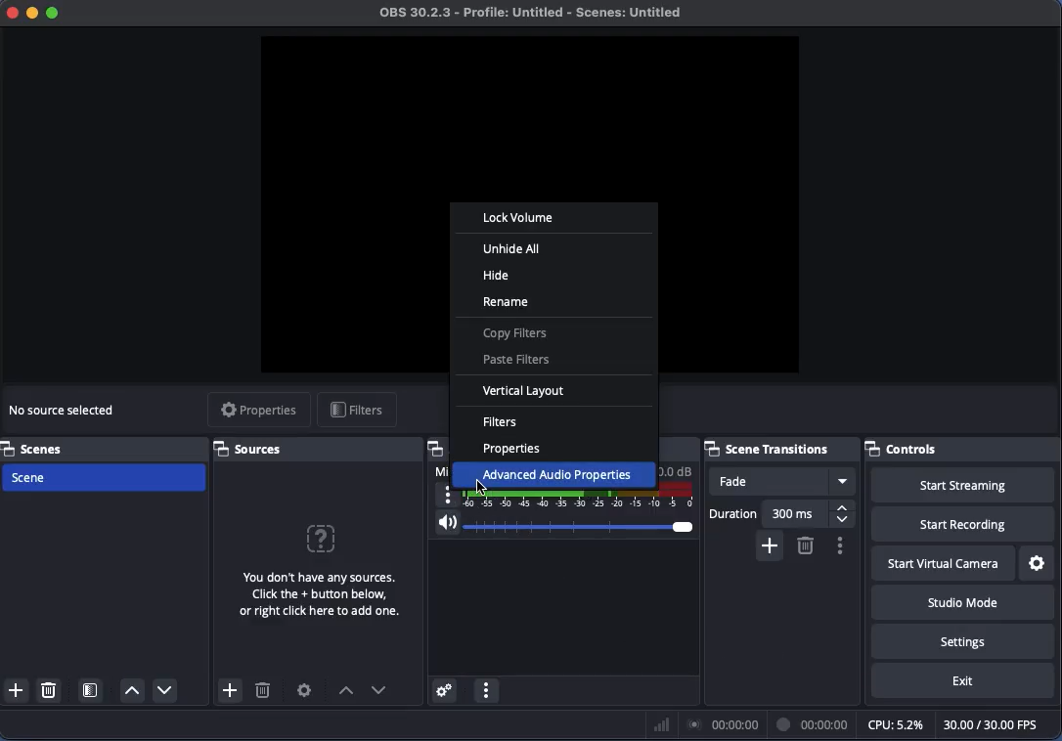  What do you see at coordinates (815, 723) in the screenshot?
I see `Time` at bounding box center [815, 723].